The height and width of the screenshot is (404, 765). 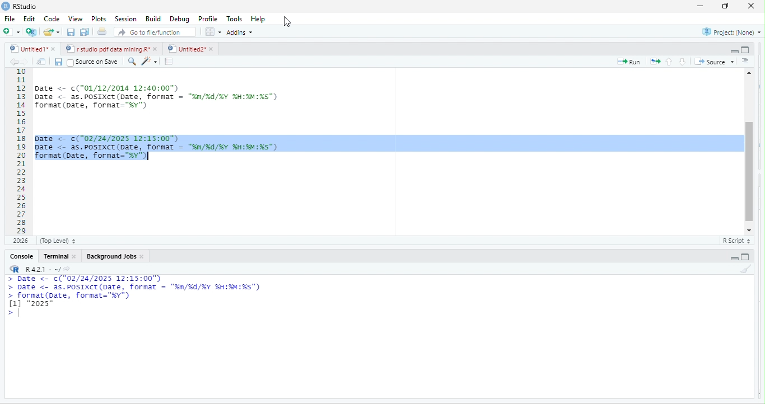 What do you see at coordinates (56, 242) in the screenshot?
I see `(Top Level) ` at bounding box center [56, 242].